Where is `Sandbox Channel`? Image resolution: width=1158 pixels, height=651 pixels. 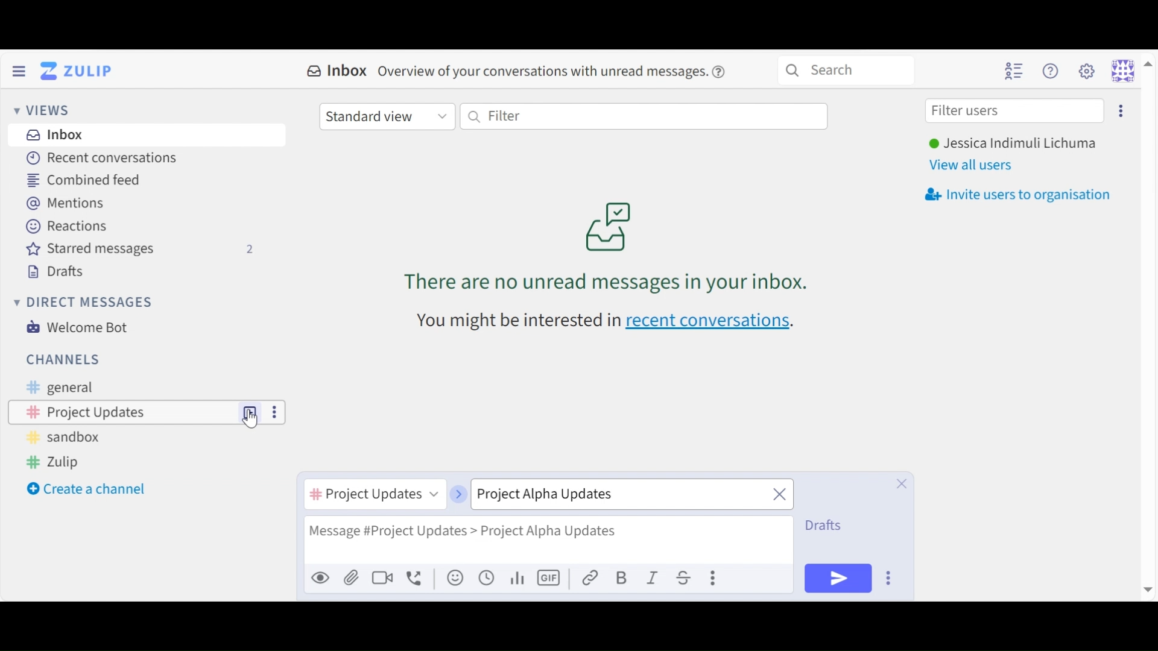
Sandbox Channel is located at coordinates (68, 439).